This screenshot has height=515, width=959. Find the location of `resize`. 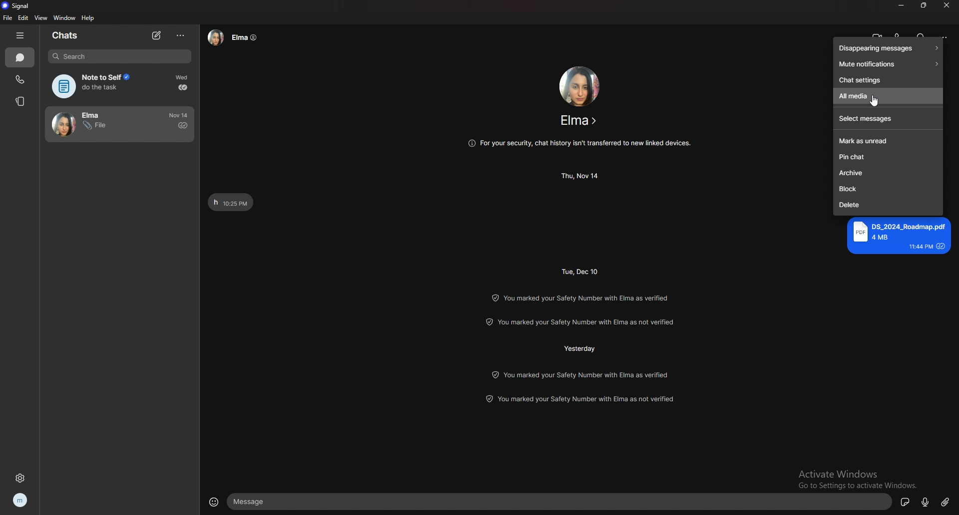

resize is located at coordinates (925, 5).